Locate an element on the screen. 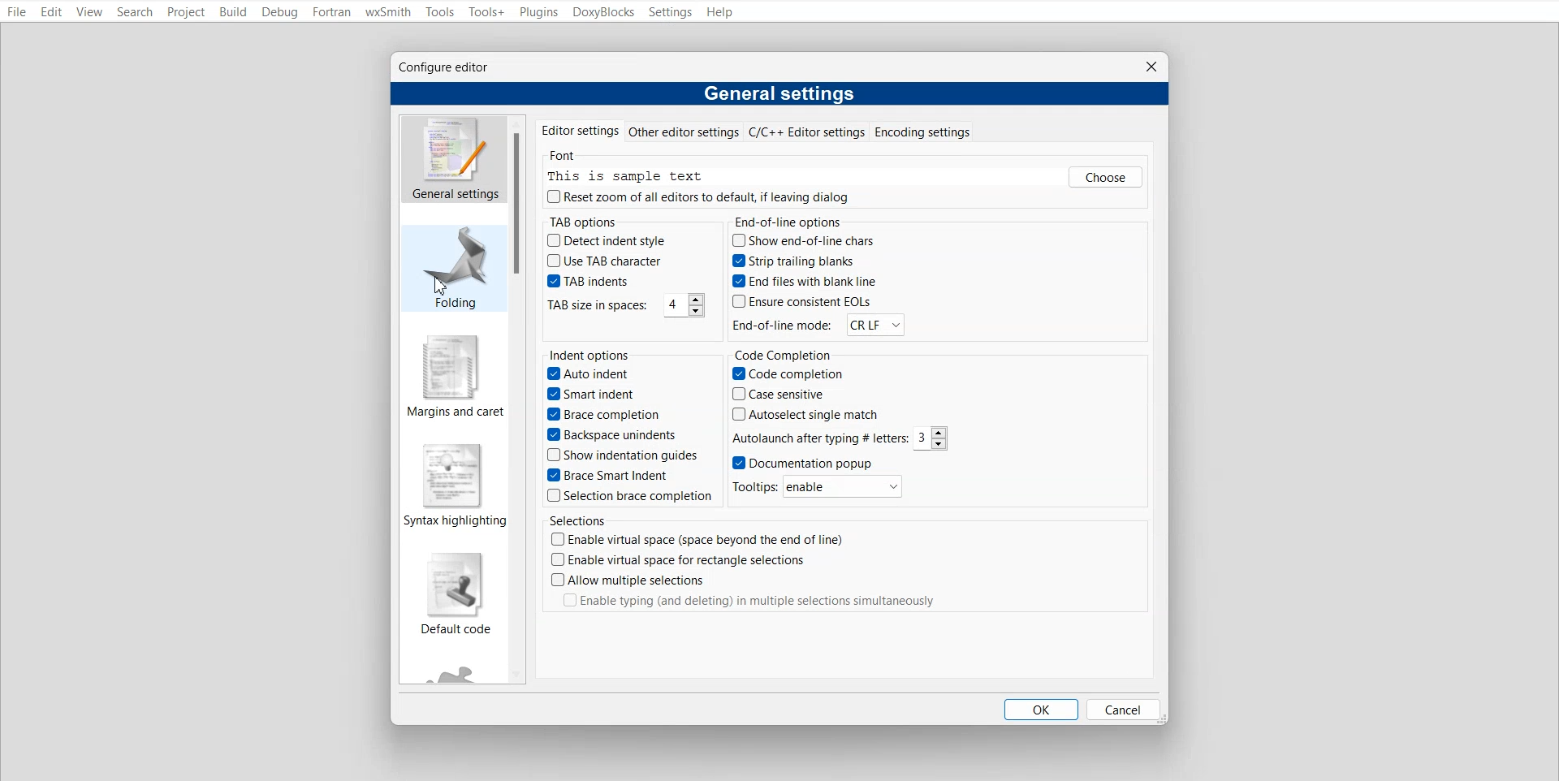  Vertical scroll bar is located at coordinates (521, 203).